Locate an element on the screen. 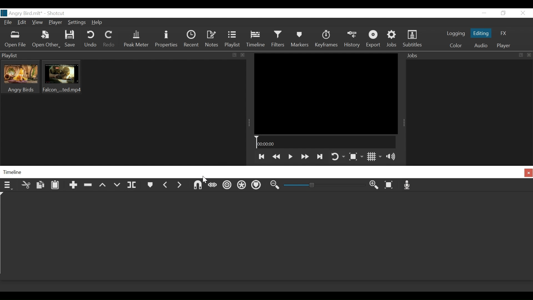 The height and width of the screenshot is (300, 533). Properties is located at coordinates (166, 39).